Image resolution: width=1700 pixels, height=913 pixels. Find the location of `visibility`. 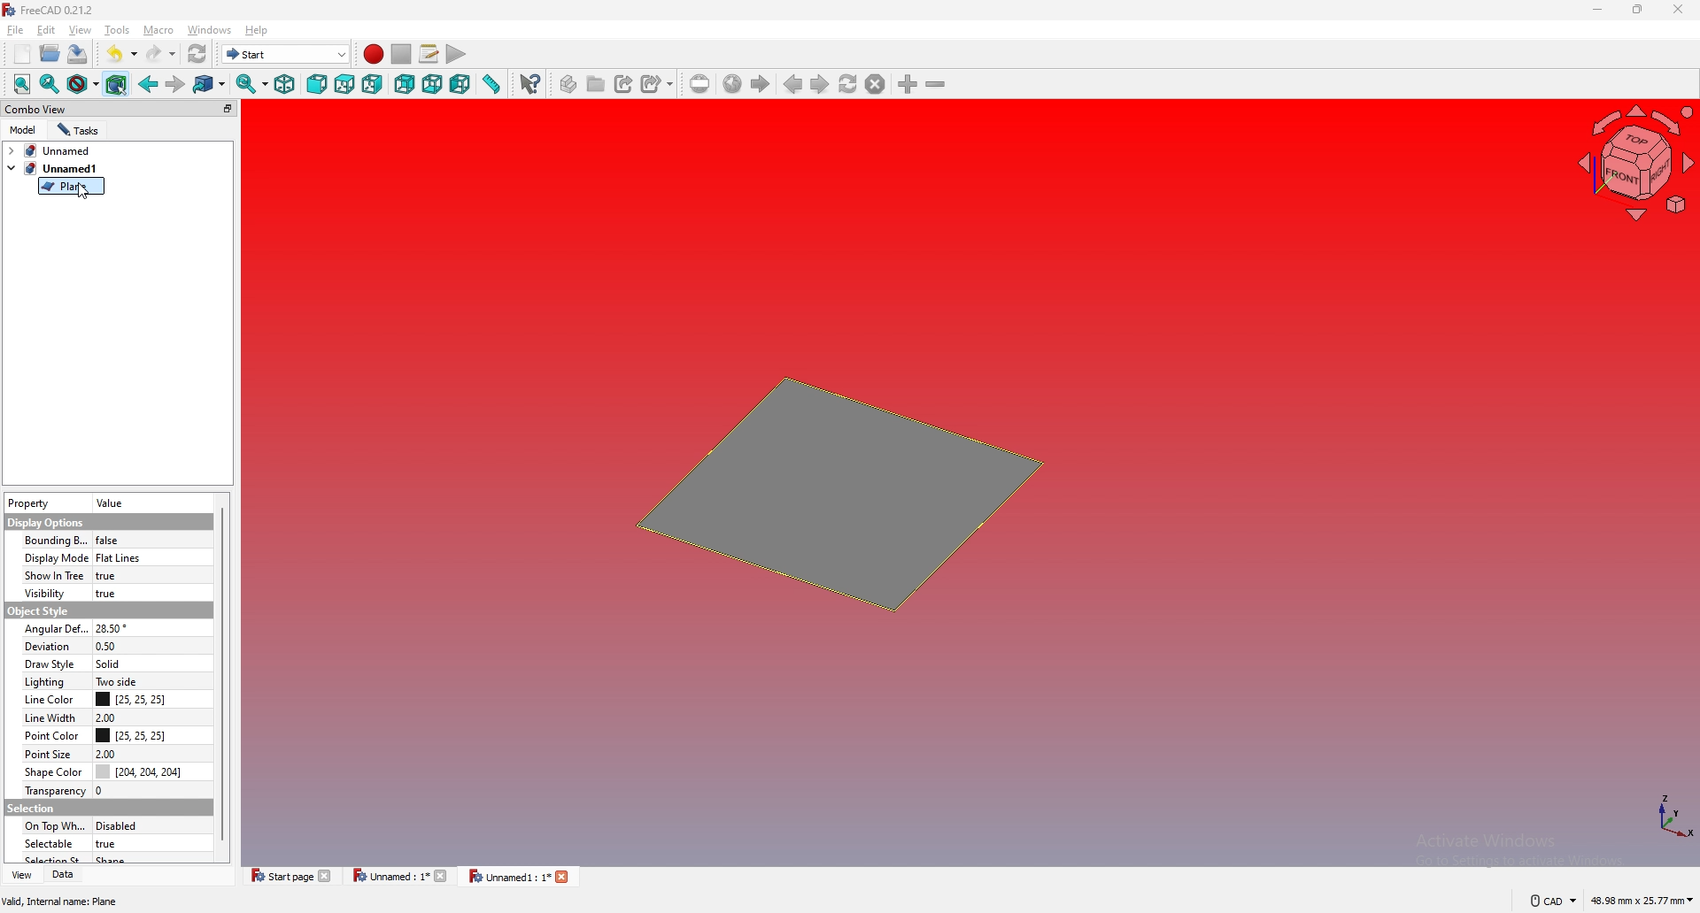

visibility is located at coordinates (45, 593).